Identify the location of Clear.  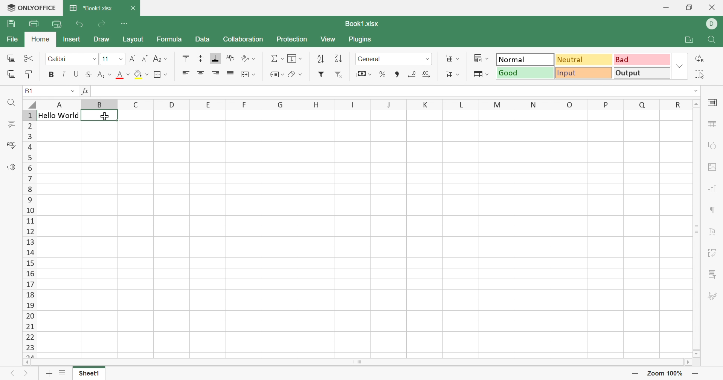
(296, 74).